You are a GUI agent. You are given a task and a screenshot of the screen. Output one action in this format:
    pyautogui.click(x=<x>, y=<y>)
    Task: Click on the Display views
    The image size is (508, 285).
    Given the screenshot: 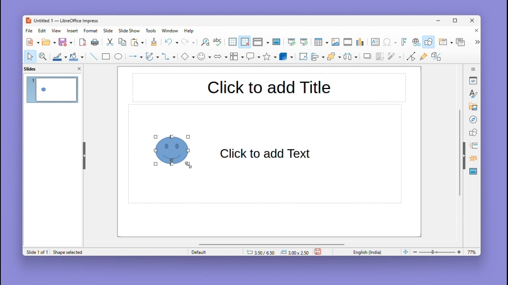 What is the action you would take?
    pyautogui.click(x=260, y=42)
    